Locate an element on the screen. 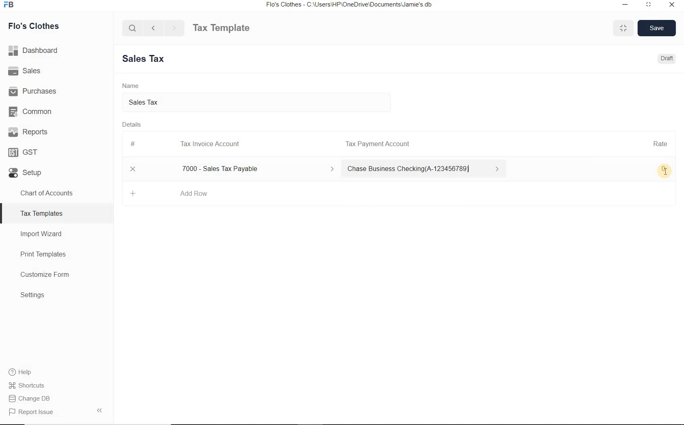  Save is located at coordinates (657, 28).